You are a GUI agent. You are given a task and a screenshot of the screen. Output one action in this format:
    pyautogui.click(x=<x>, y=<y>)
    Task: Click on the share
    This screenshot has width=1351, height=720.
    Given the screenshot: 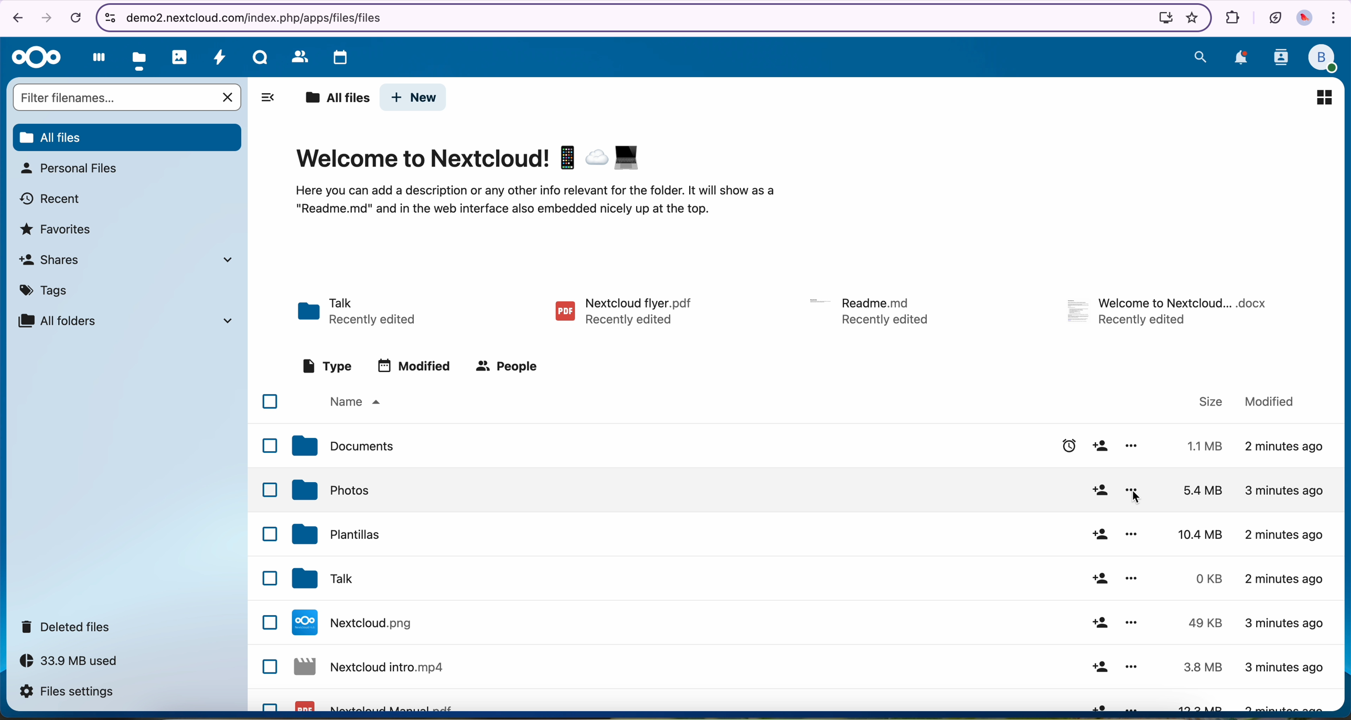 What is the action you would take?
    pyautogui.click(x=1102, y=446)
    